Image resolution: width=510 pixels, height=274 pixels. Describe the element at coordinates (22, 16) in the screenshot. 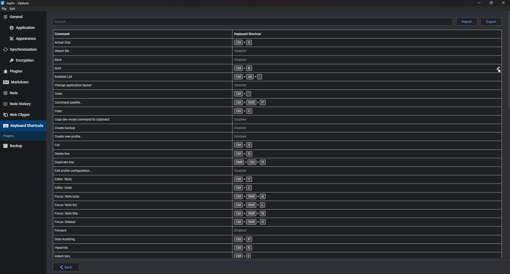

I see `General` at that location.